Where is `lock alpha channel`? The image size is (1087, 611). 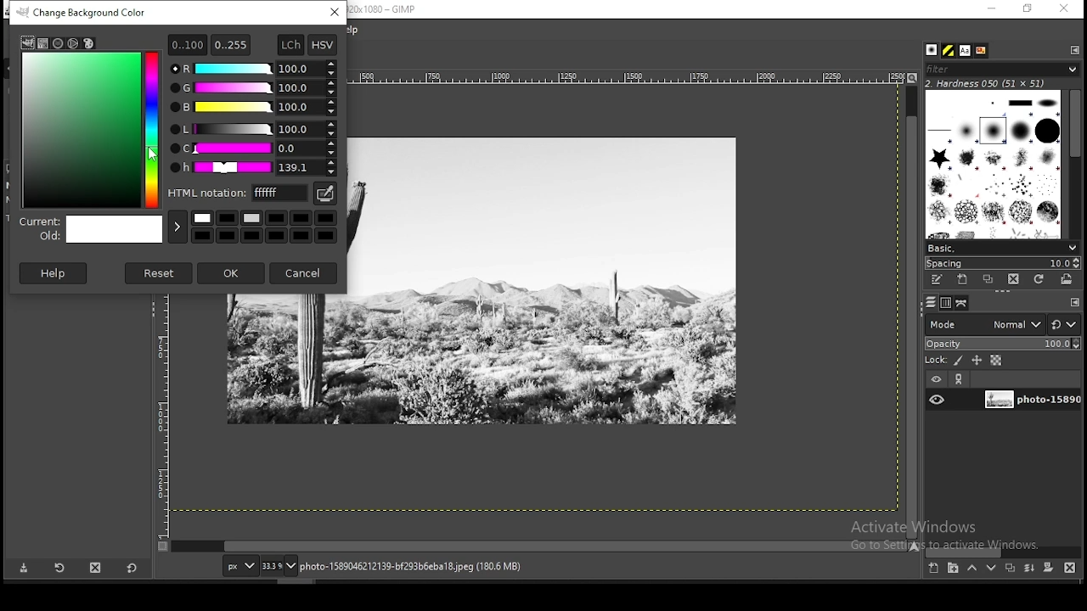 lock alpha channel is located at coordinates (997, 360).